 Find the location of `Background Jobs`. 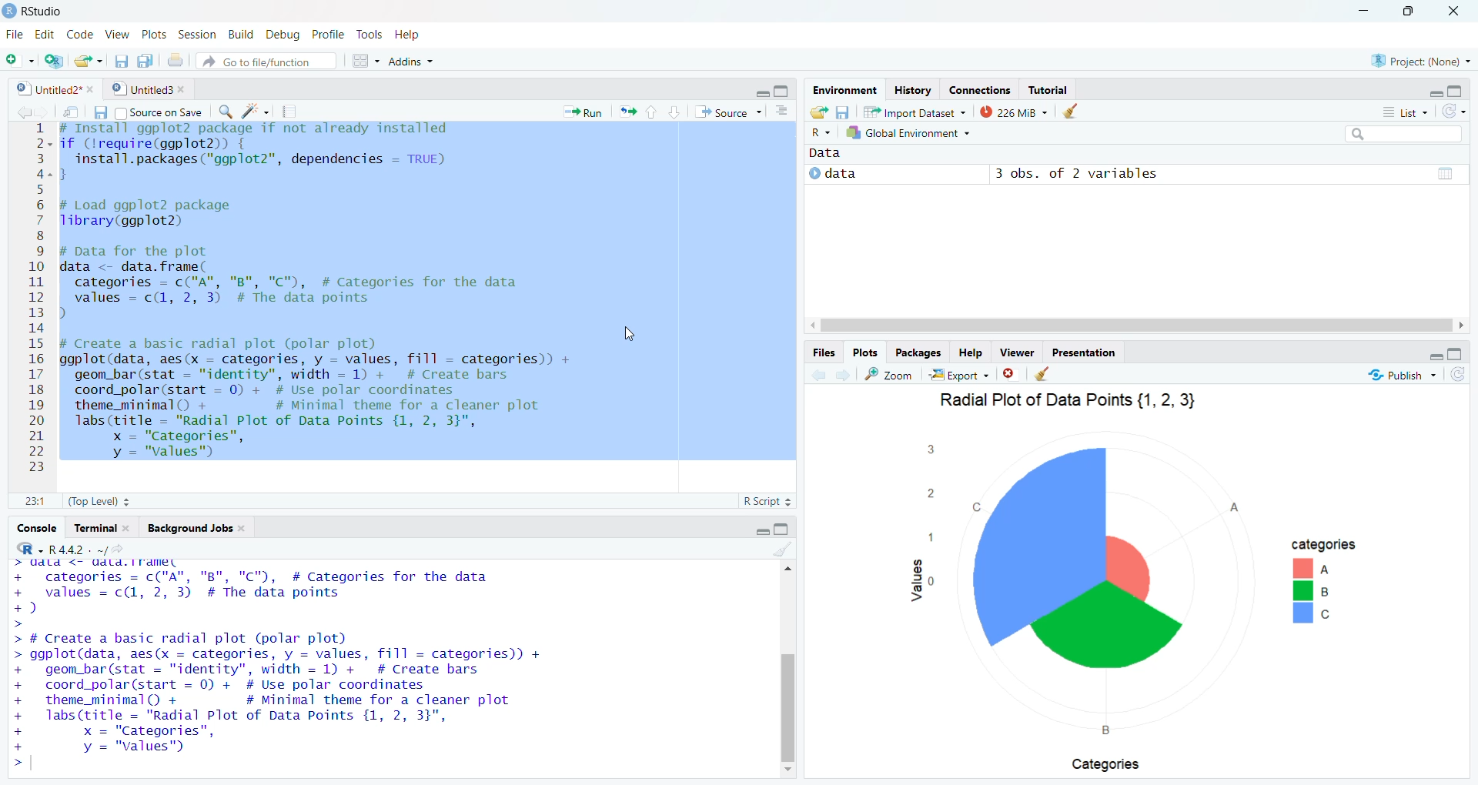

Background Jobs is located at coordinates (199, 530).